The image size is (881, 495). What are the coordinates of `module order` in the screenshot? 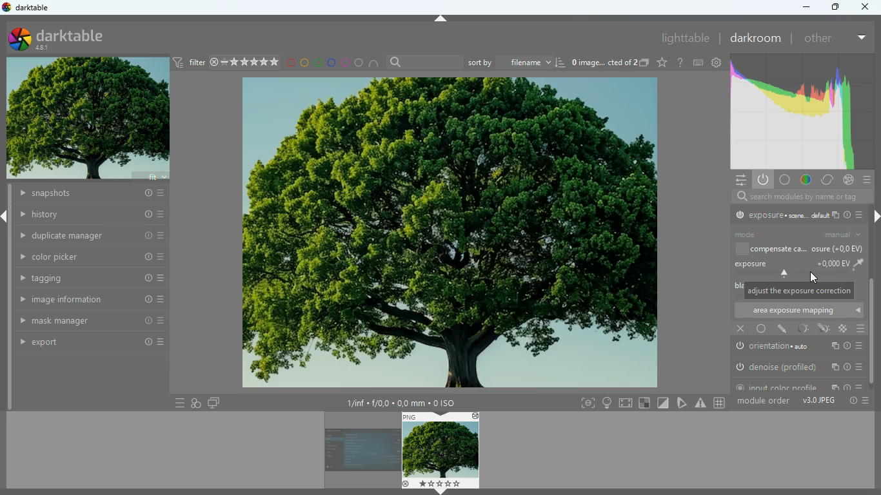 It's located at (764, 401).